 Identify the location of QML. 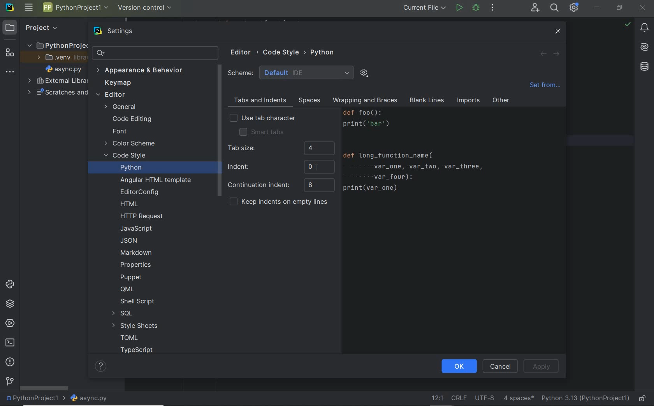
(127, 289).